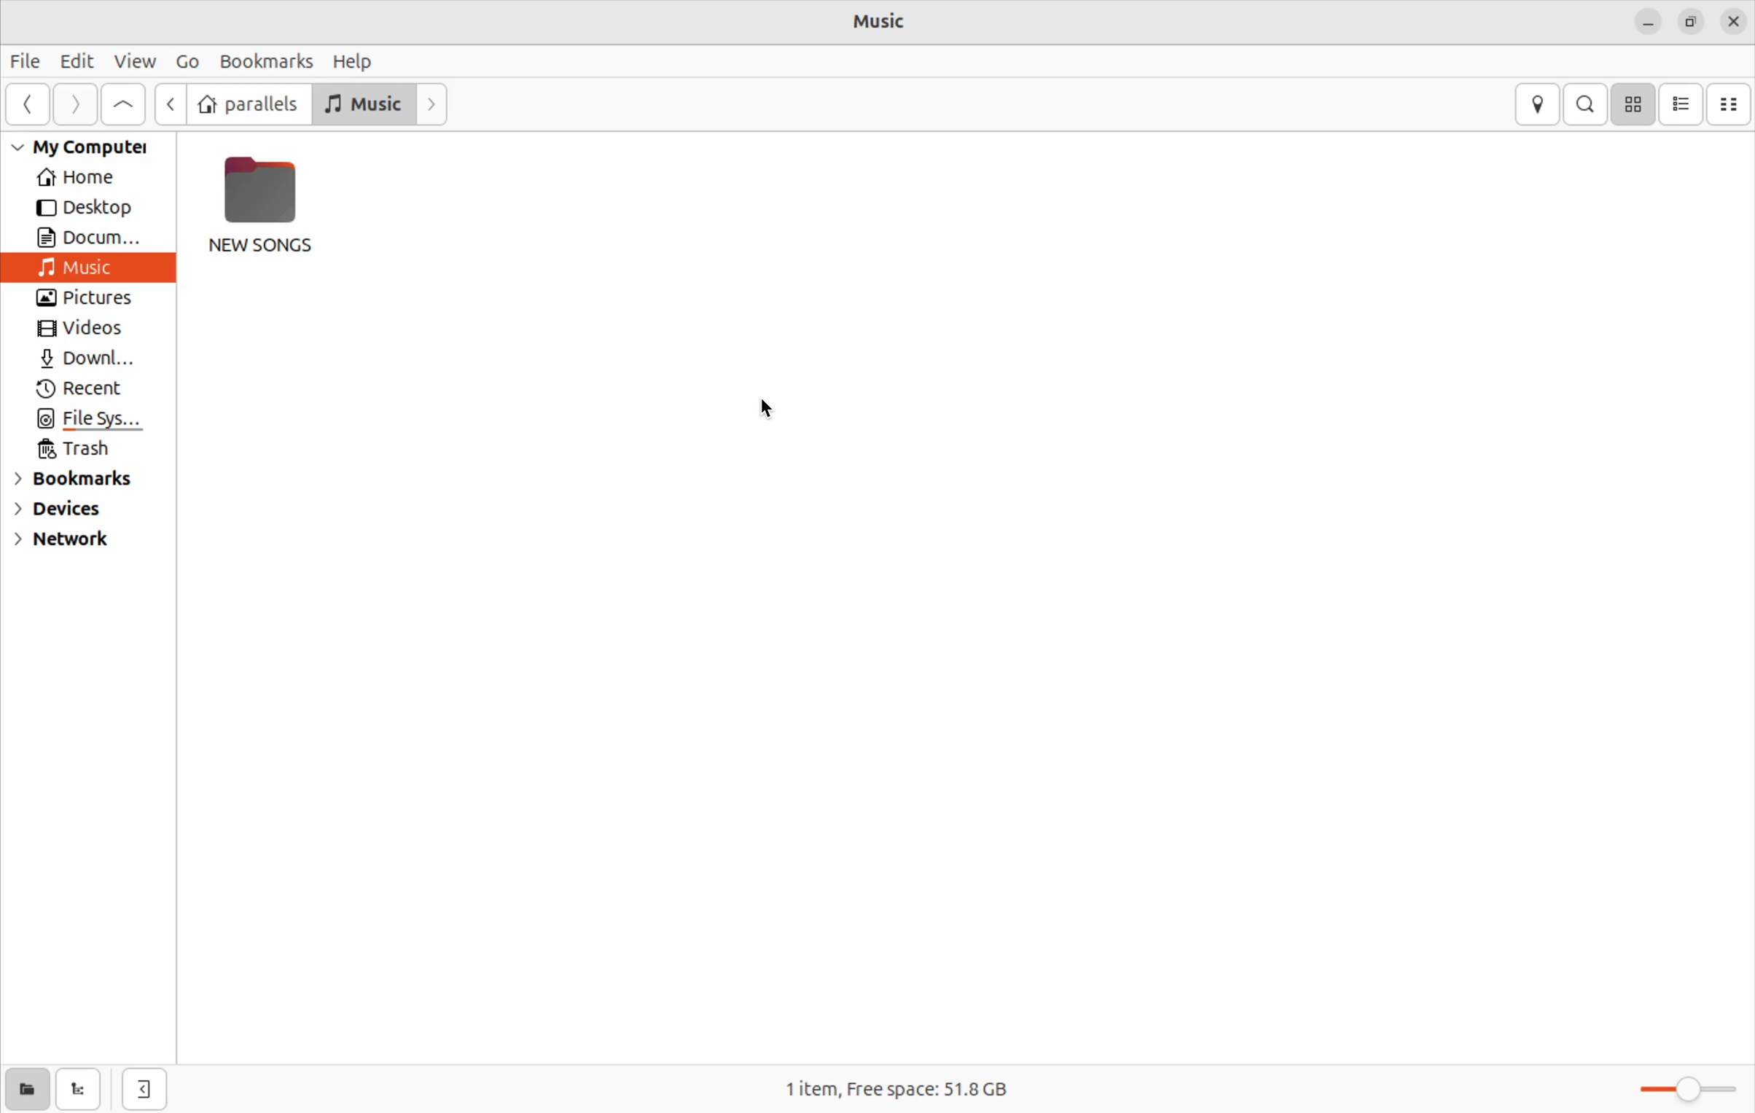 Image resolution: width=1755 pixels, height=1113 pixels. Describe the element at coordinates (125, 104) in the screenshot. I see `go first ` at that location.